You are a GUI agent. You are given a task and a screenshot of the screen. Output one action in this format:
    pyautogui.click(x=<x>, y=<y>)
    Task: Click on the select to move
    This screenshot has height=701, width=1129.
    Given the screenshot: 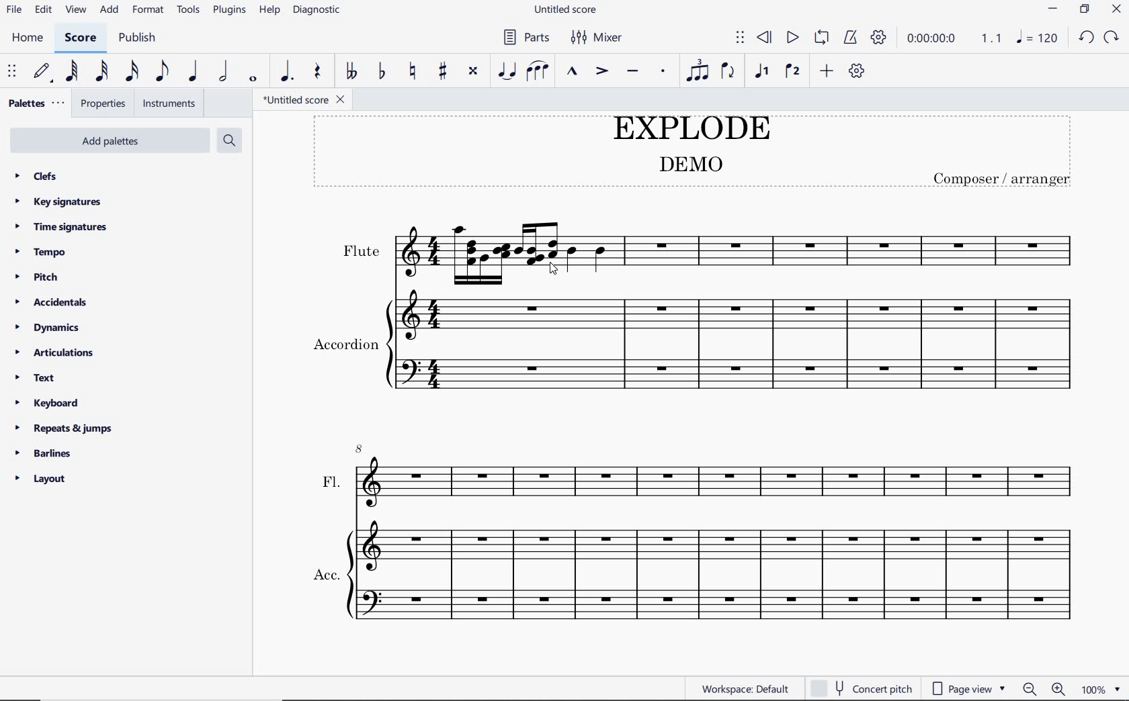 What is the action you would take?
    pyautogui.click(x=11, y=73)
    